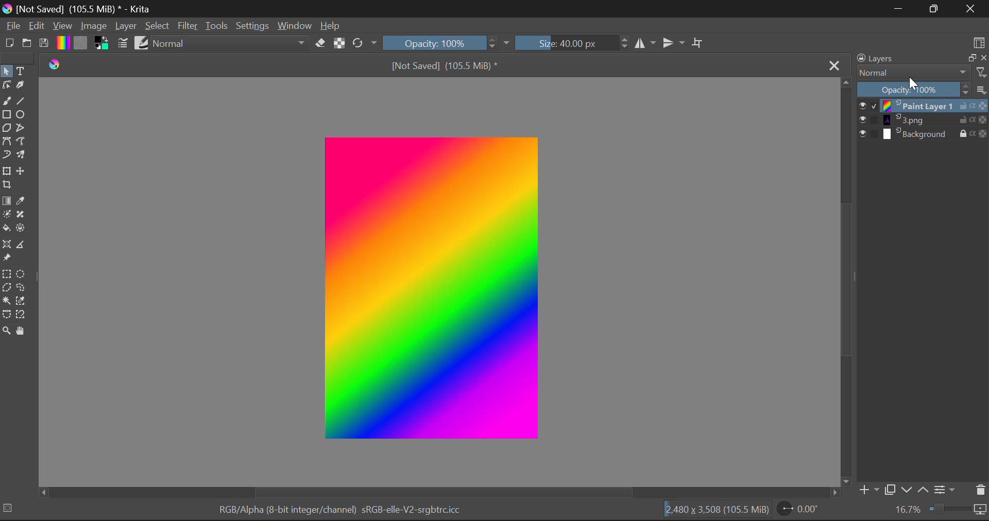  I want to click on Freehand Selection, so click(21, 287).